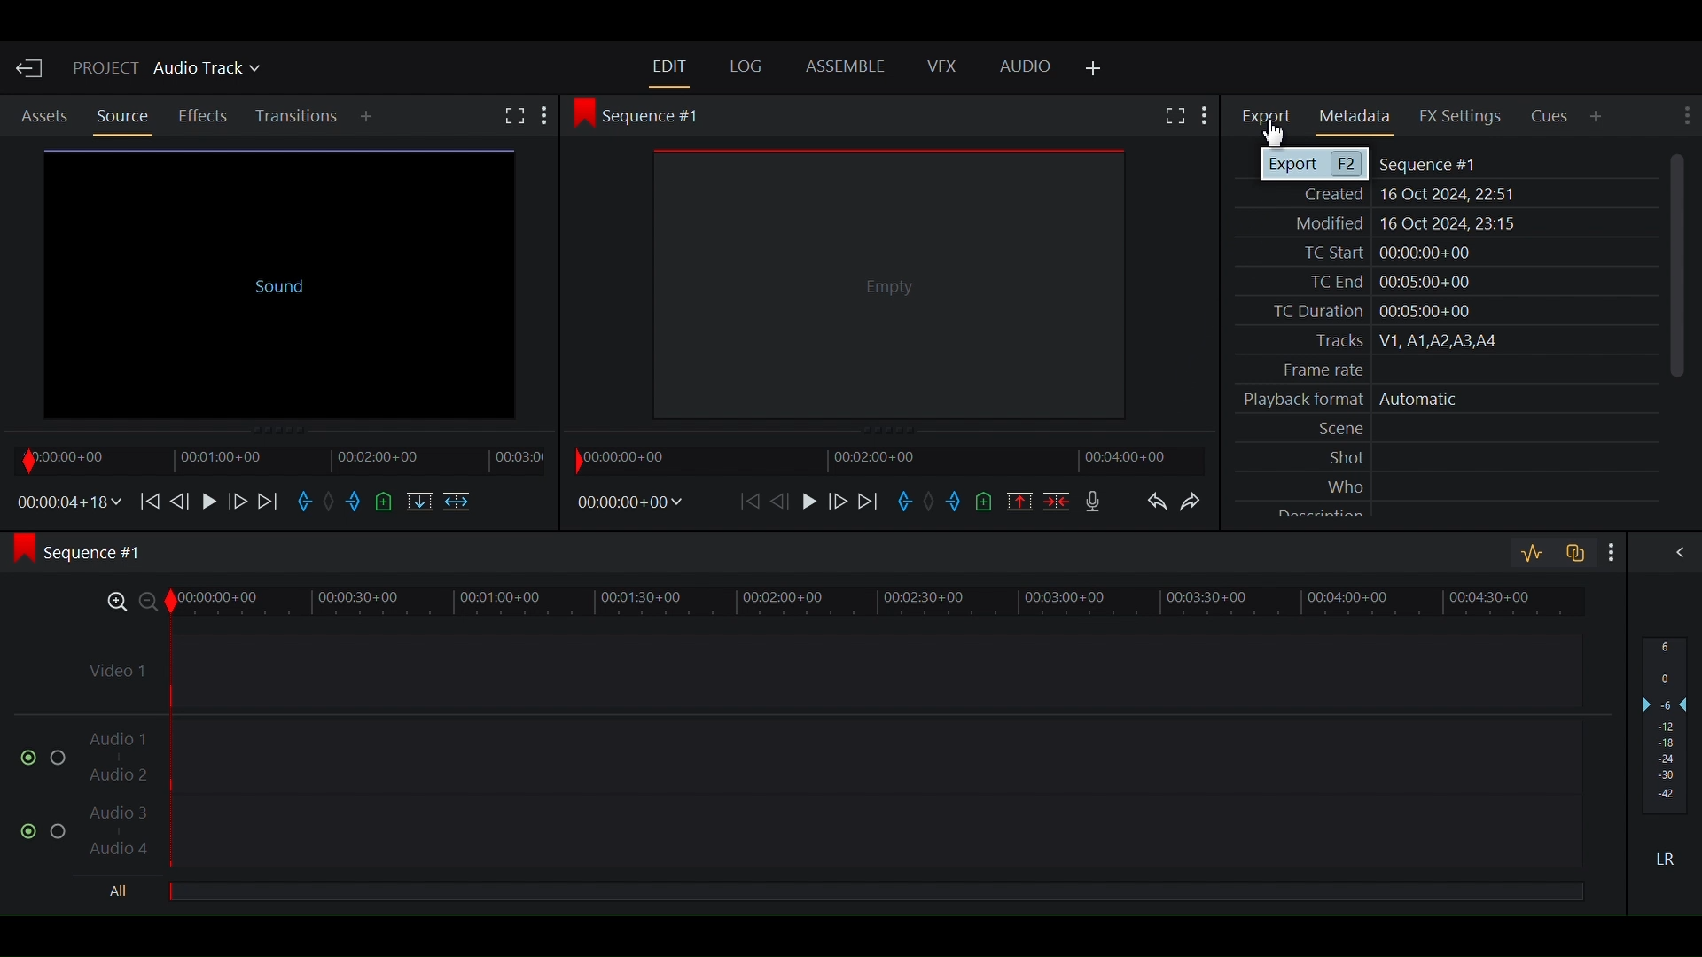  What do you see at coordinates (956, 504) in the screenshot?
I see `Mark out` at bounding box center [956, 504].